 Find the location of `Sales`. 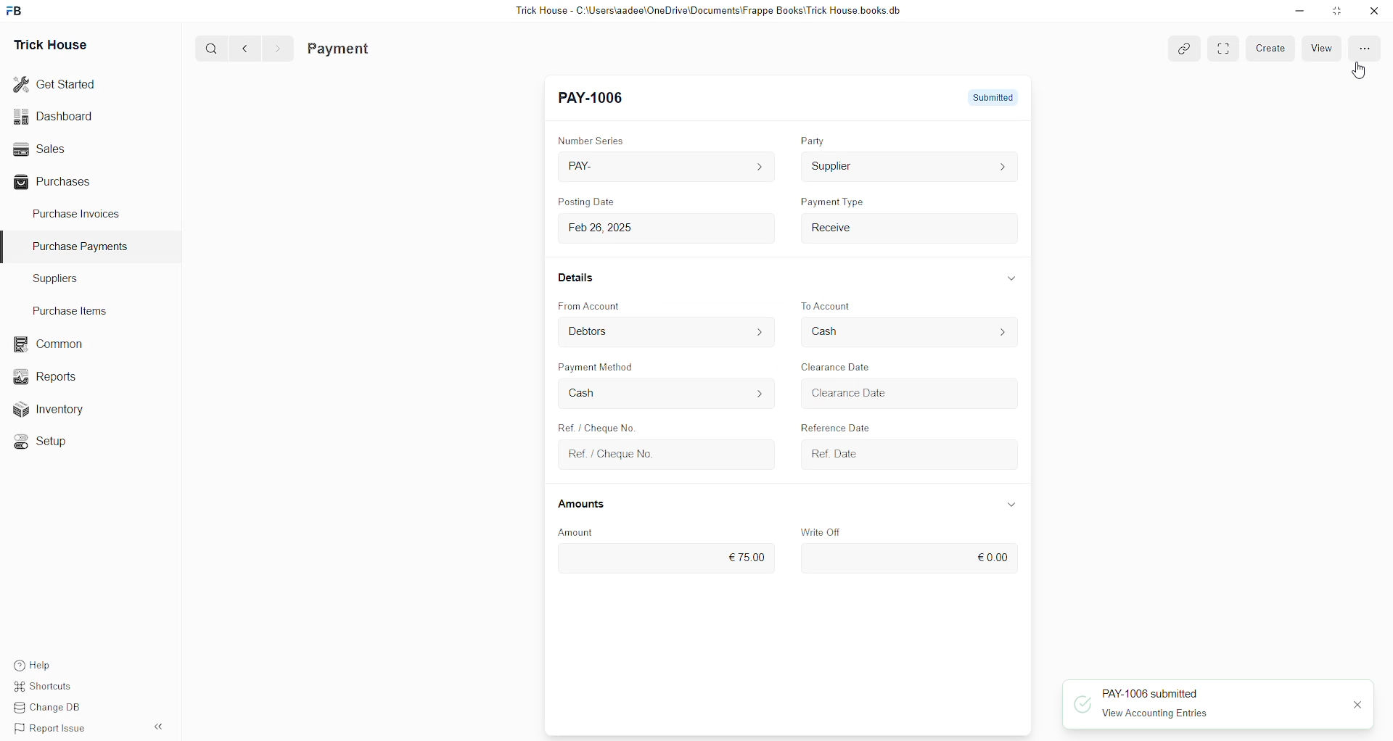

Sales is located at coordinates (41, 149).